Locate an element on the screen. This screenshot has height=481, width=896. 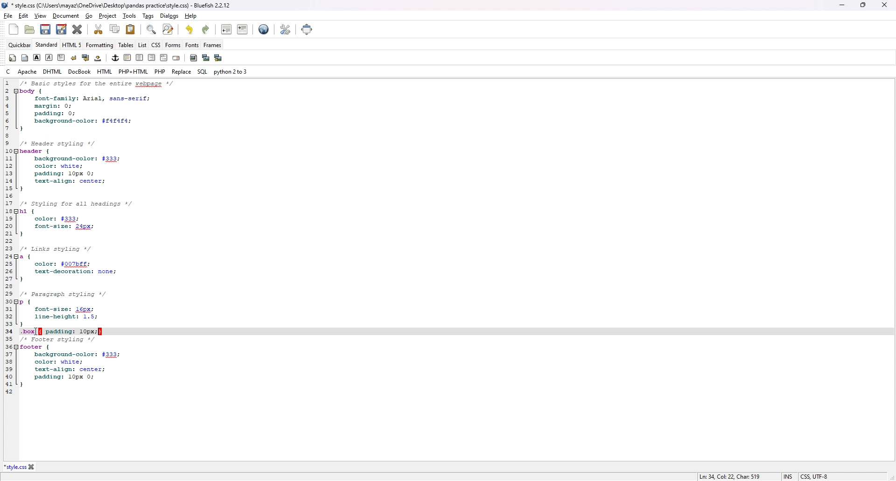
edit is located at coordinates (23, 16).